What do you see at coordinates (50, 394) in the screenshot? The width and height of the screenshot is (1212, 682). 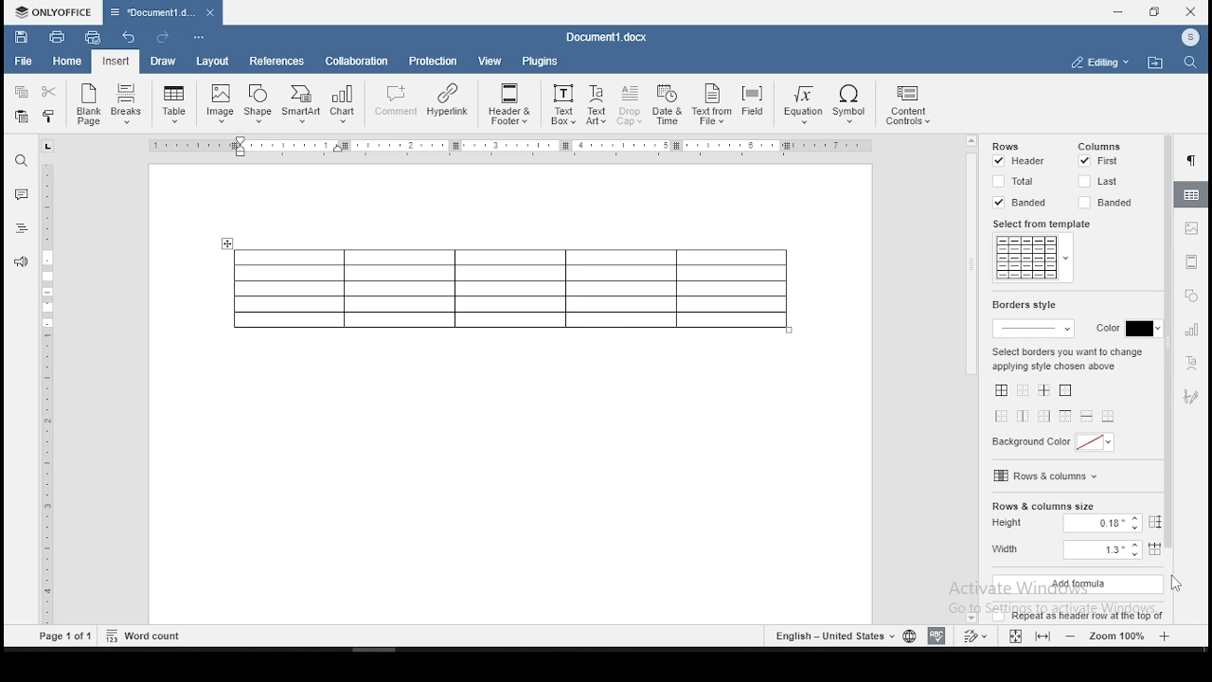 I see `ruler` at bounding box center [50, 394].